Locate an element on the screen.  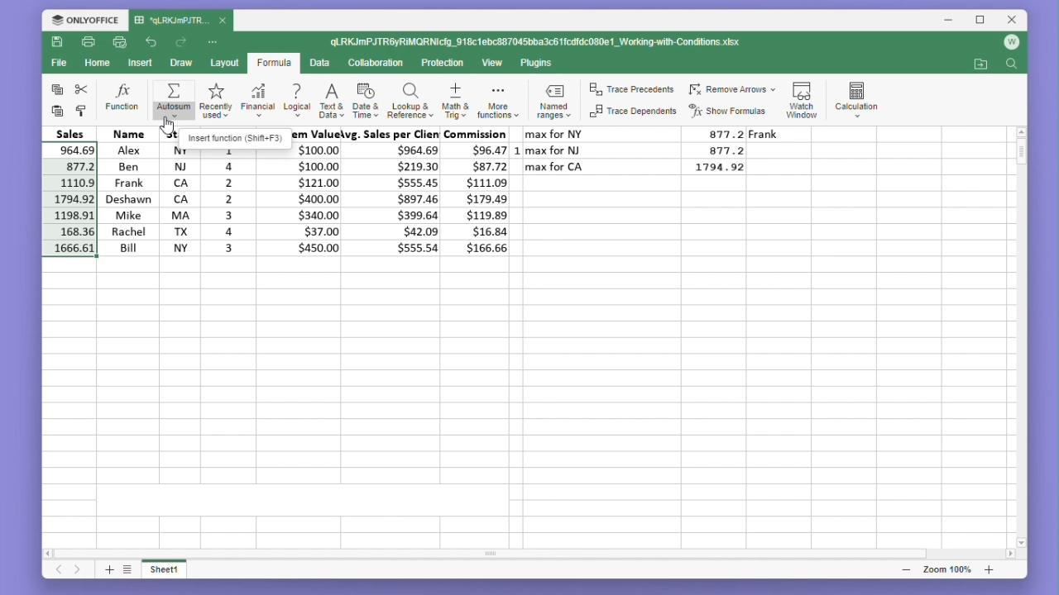
Print file is located at coordinates (88, 41).